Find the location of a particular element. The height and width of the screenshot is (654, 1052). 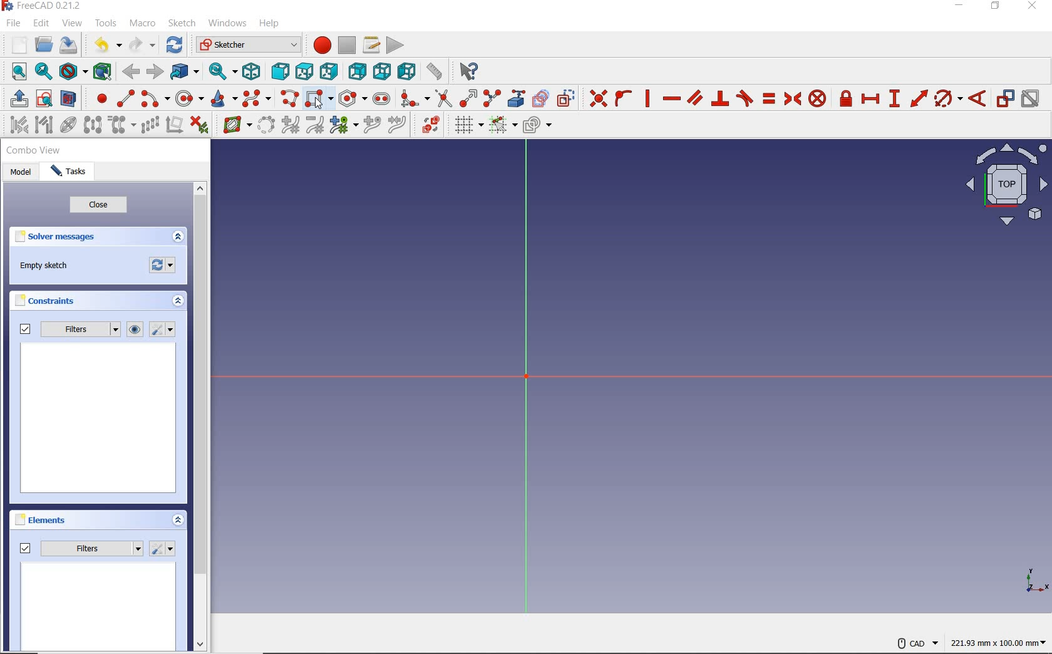

constrain tangent is located at coordinates (745, 98).